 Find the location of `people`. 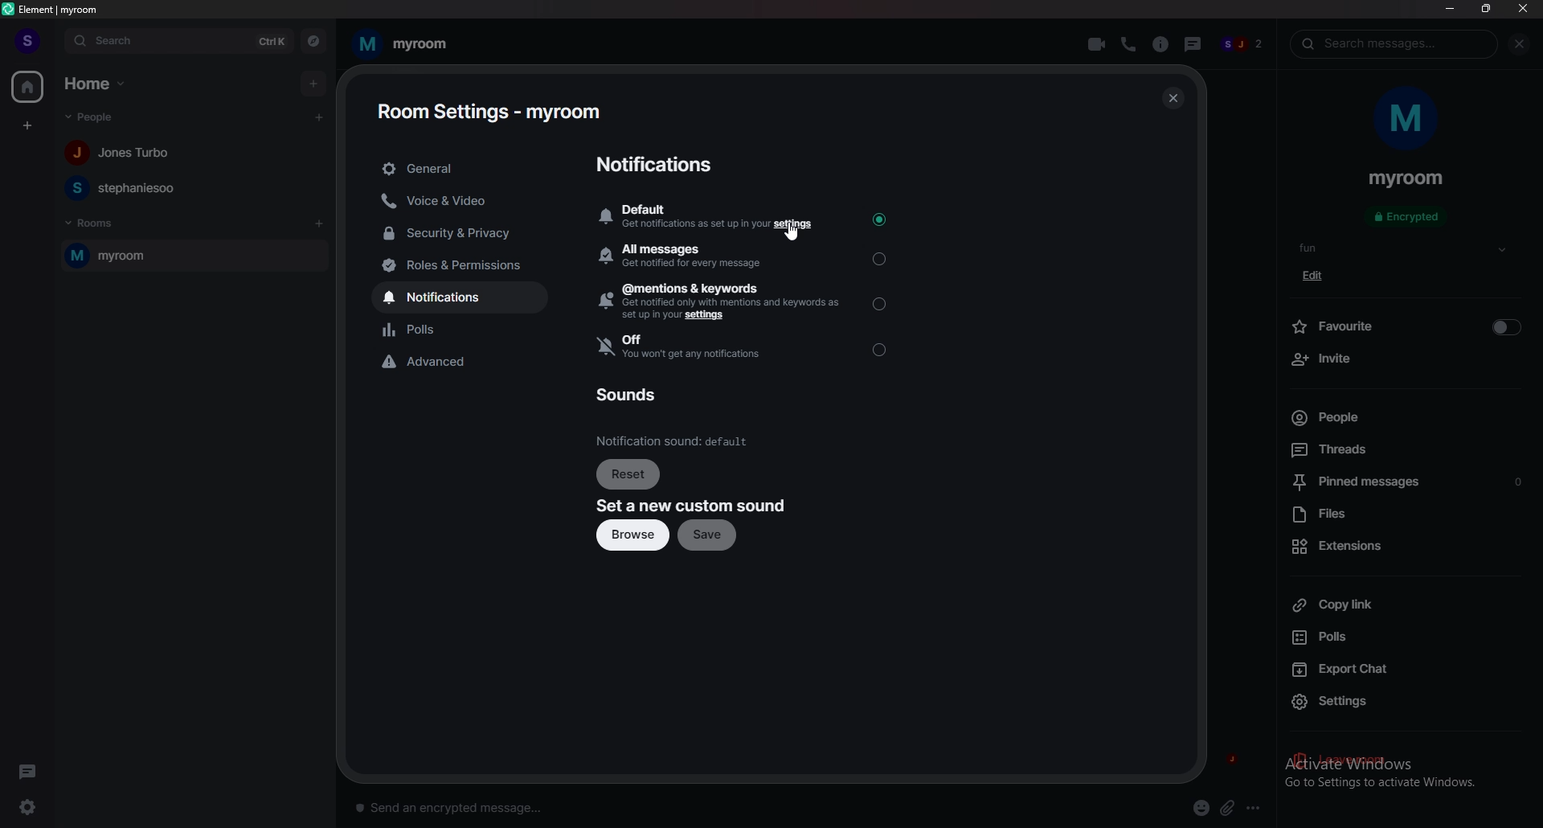

people is located at coordinates (97, 117).